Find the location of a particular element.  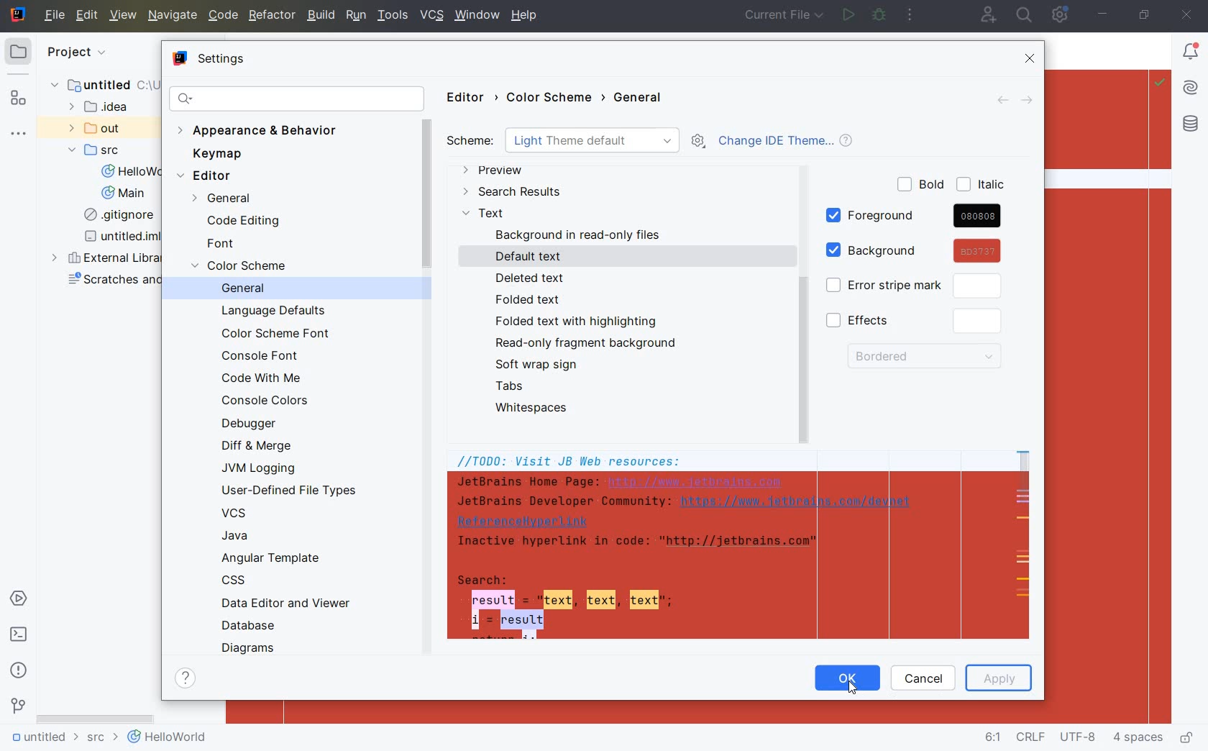

DIAGRAMS is located at coordinates (250, 647).